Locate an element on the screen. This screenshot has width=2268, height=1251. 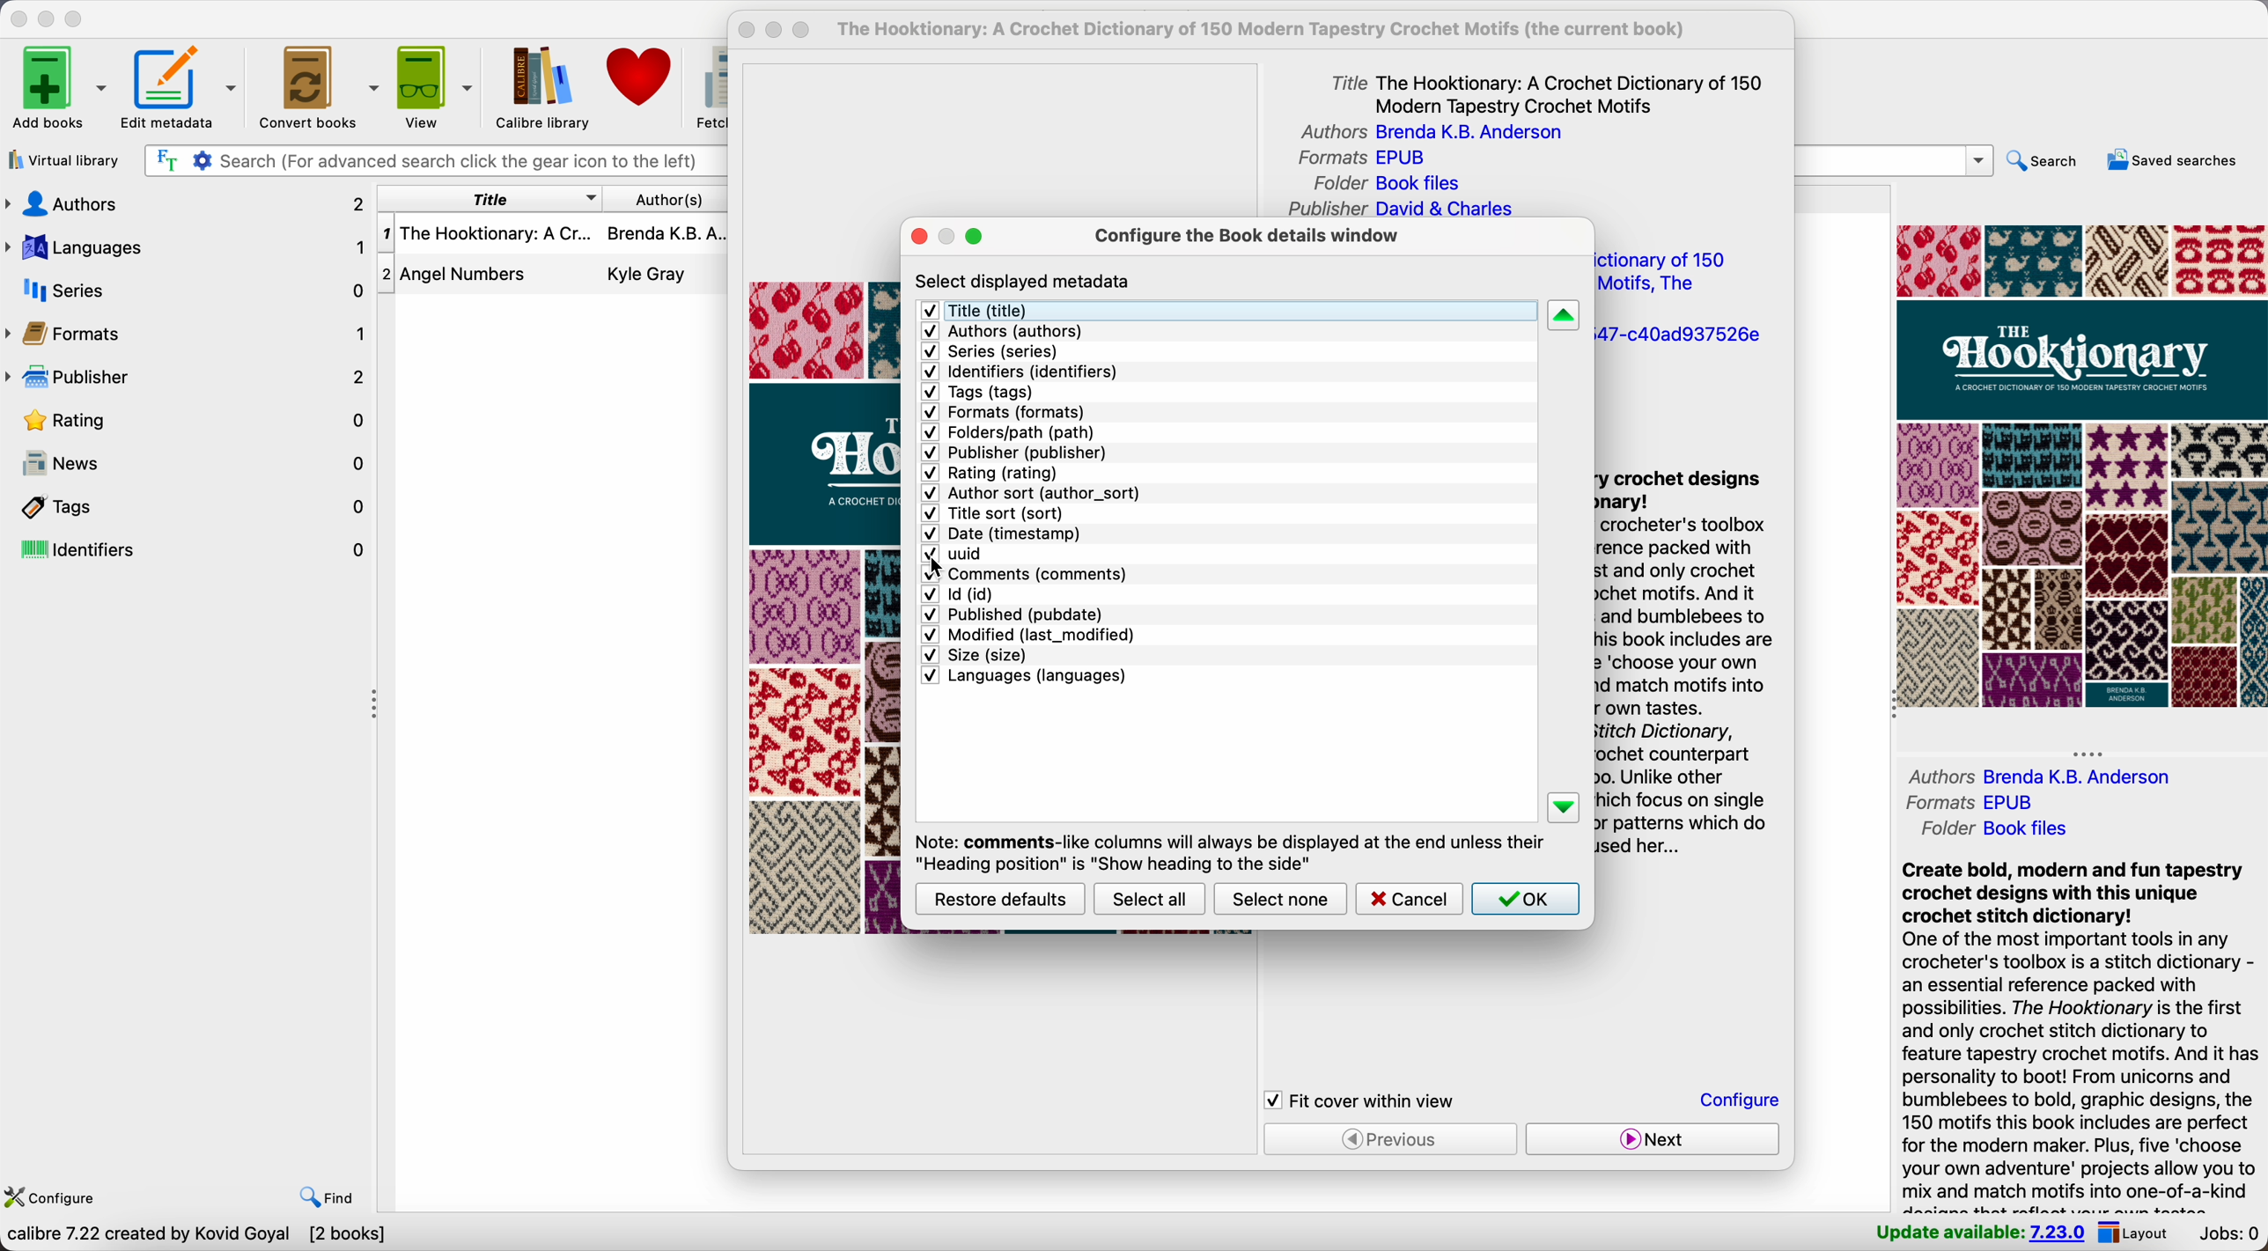
book cover preview is located at coordinates (2080, 465).